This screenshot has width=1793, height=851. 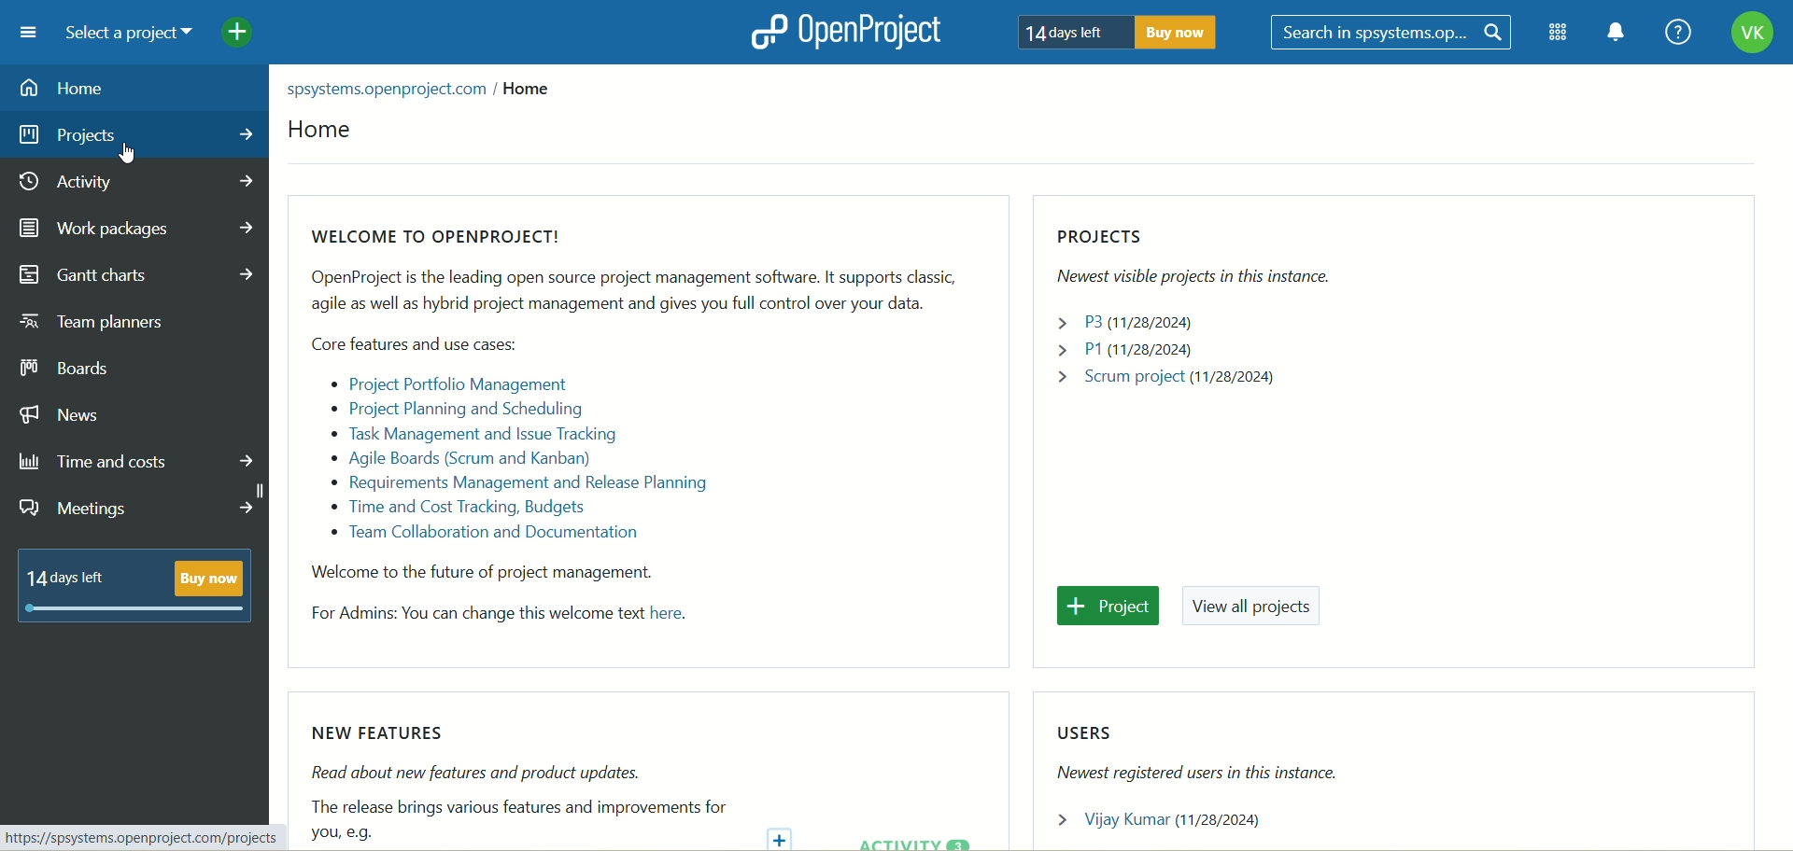 I want to click on boards, so click(x=63, y=369).